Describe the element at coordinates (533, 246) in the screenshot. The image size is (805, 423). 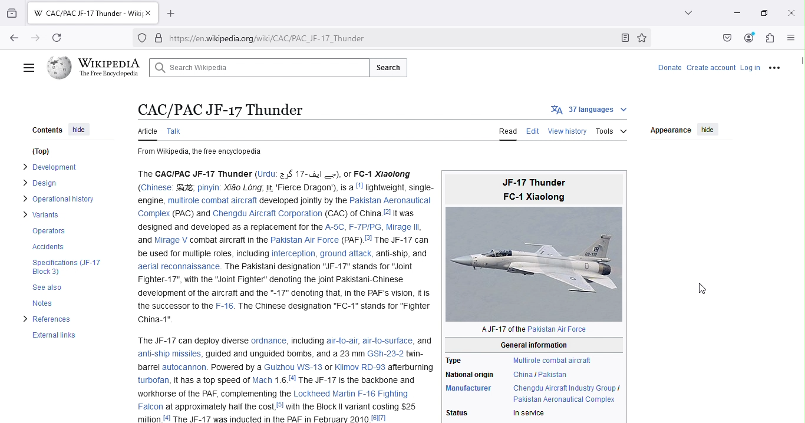
I see `image` at that location.